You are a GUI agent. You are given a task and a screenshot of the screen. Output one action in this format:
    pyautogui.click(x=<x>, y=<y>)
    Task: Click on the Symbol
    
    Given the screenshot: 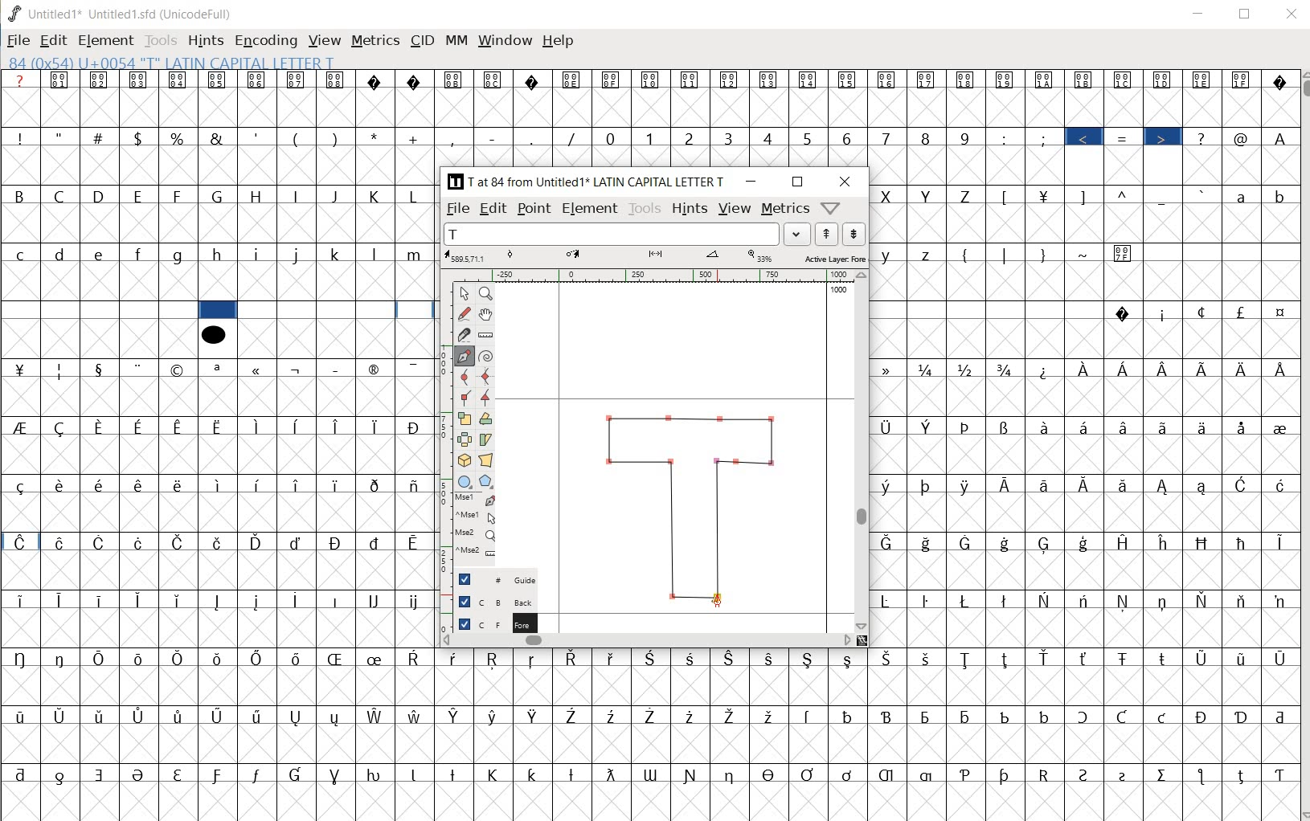 What is the action you would take?
    pyautogui.click(x=219, y=369)
    